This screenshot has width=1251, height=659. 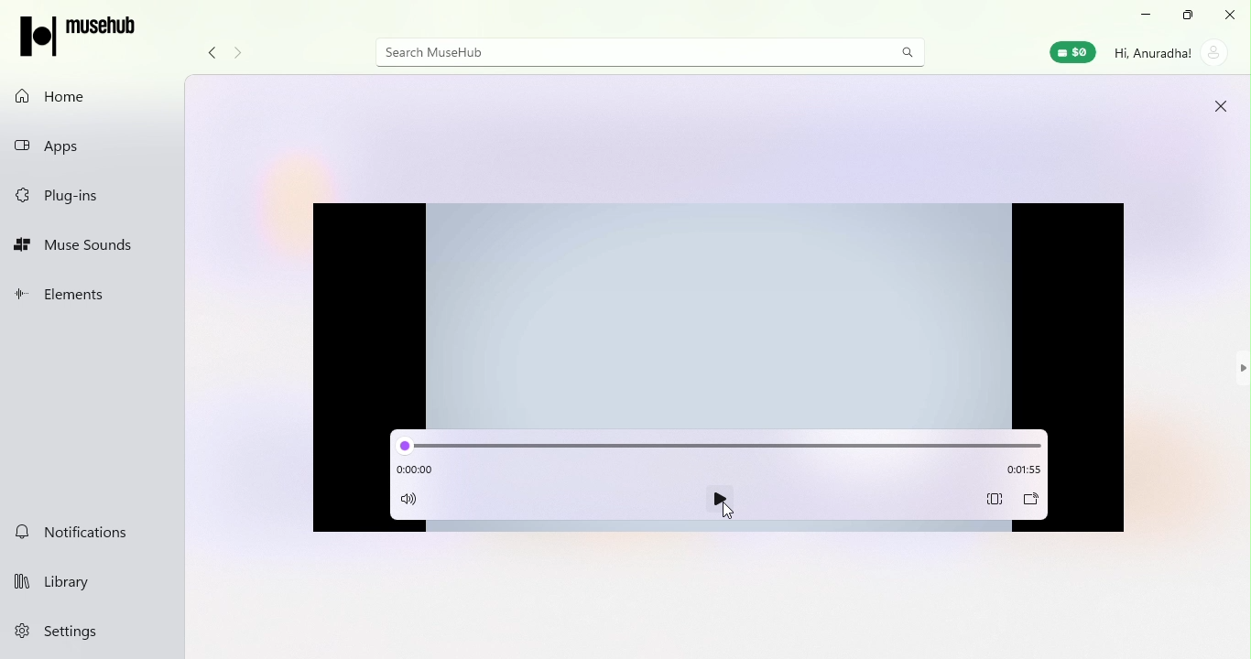 What do you see at coordinates (79, 38) in the screenshot?
I see `Musehub icon` at bounding box center [79, 38].